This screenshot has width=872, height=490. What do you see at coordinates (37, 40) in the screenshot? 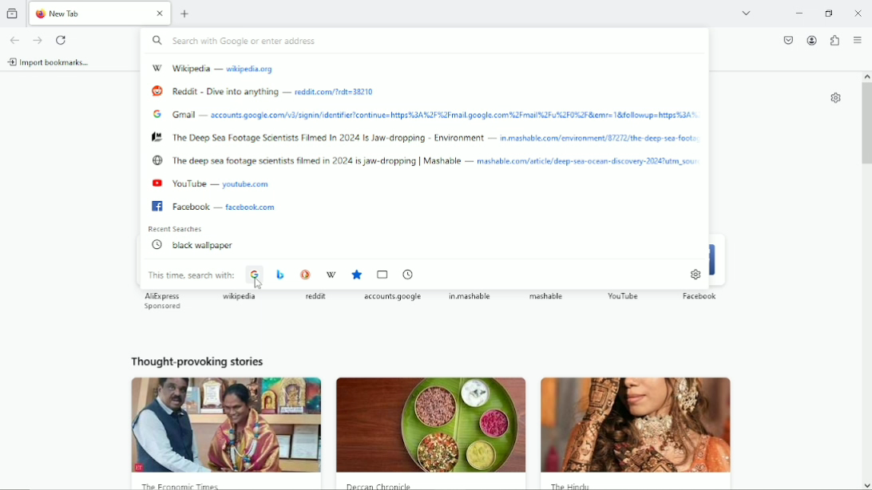
I see `go forward` at bounding box center [37, 40].